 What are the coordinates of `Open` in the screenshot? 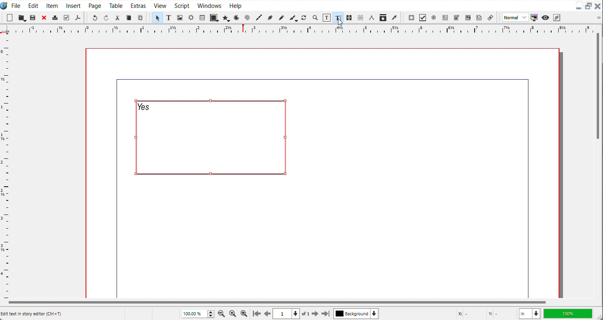 It's located at (33, 18).